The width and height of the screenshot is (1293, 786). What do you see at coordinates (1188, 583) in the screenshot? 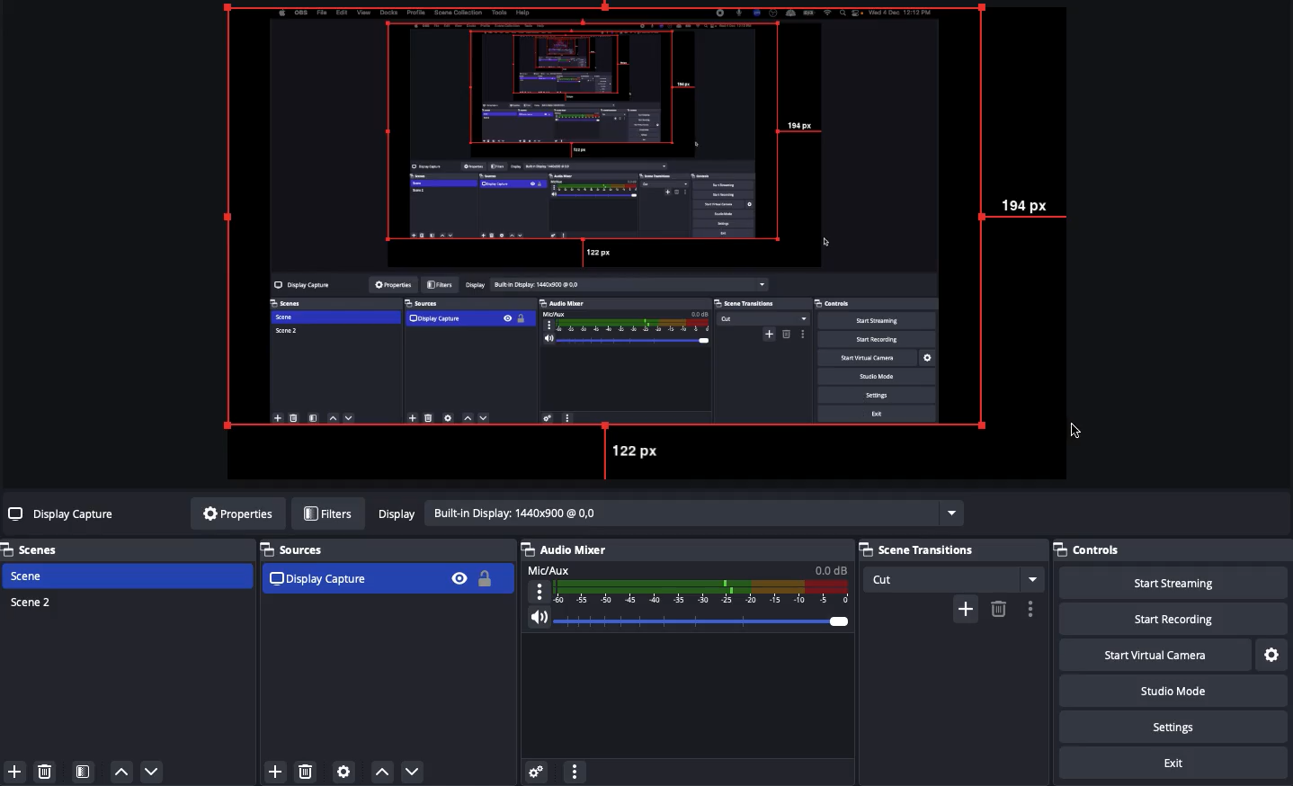
I see `Start streaming` at bounding box center [1188, 583].